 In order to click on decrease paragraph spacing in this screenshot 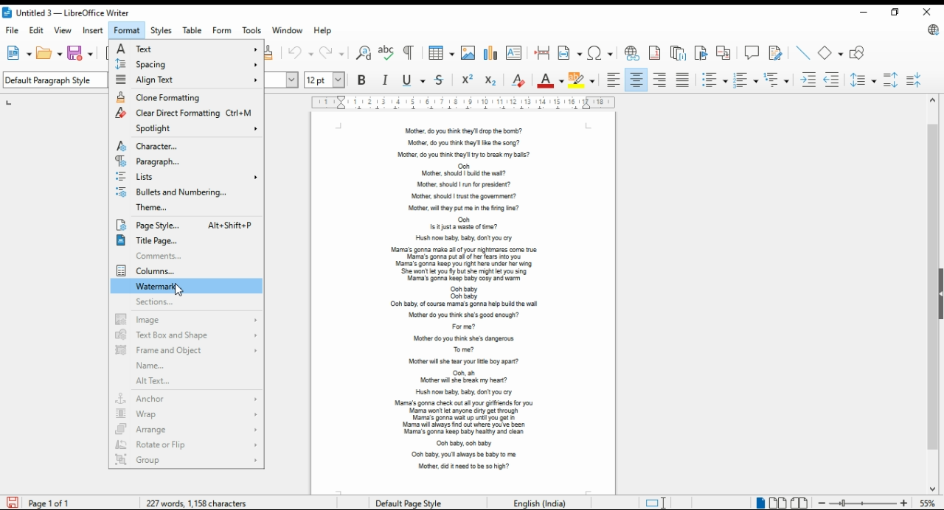, I will do `click(917, 80)`.